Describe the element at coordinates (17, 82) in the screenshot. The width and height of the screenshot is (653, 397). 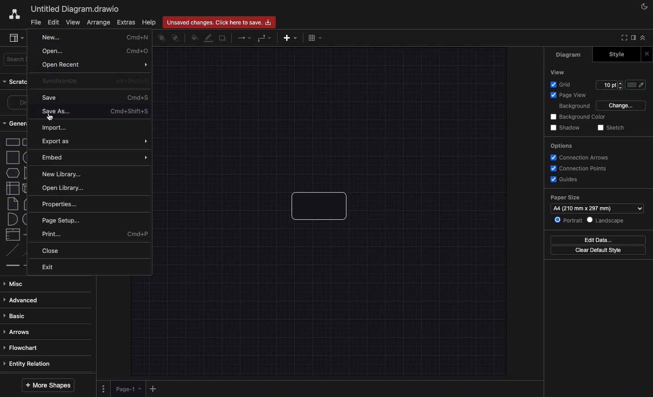
I see `Scratchpad` at that location.